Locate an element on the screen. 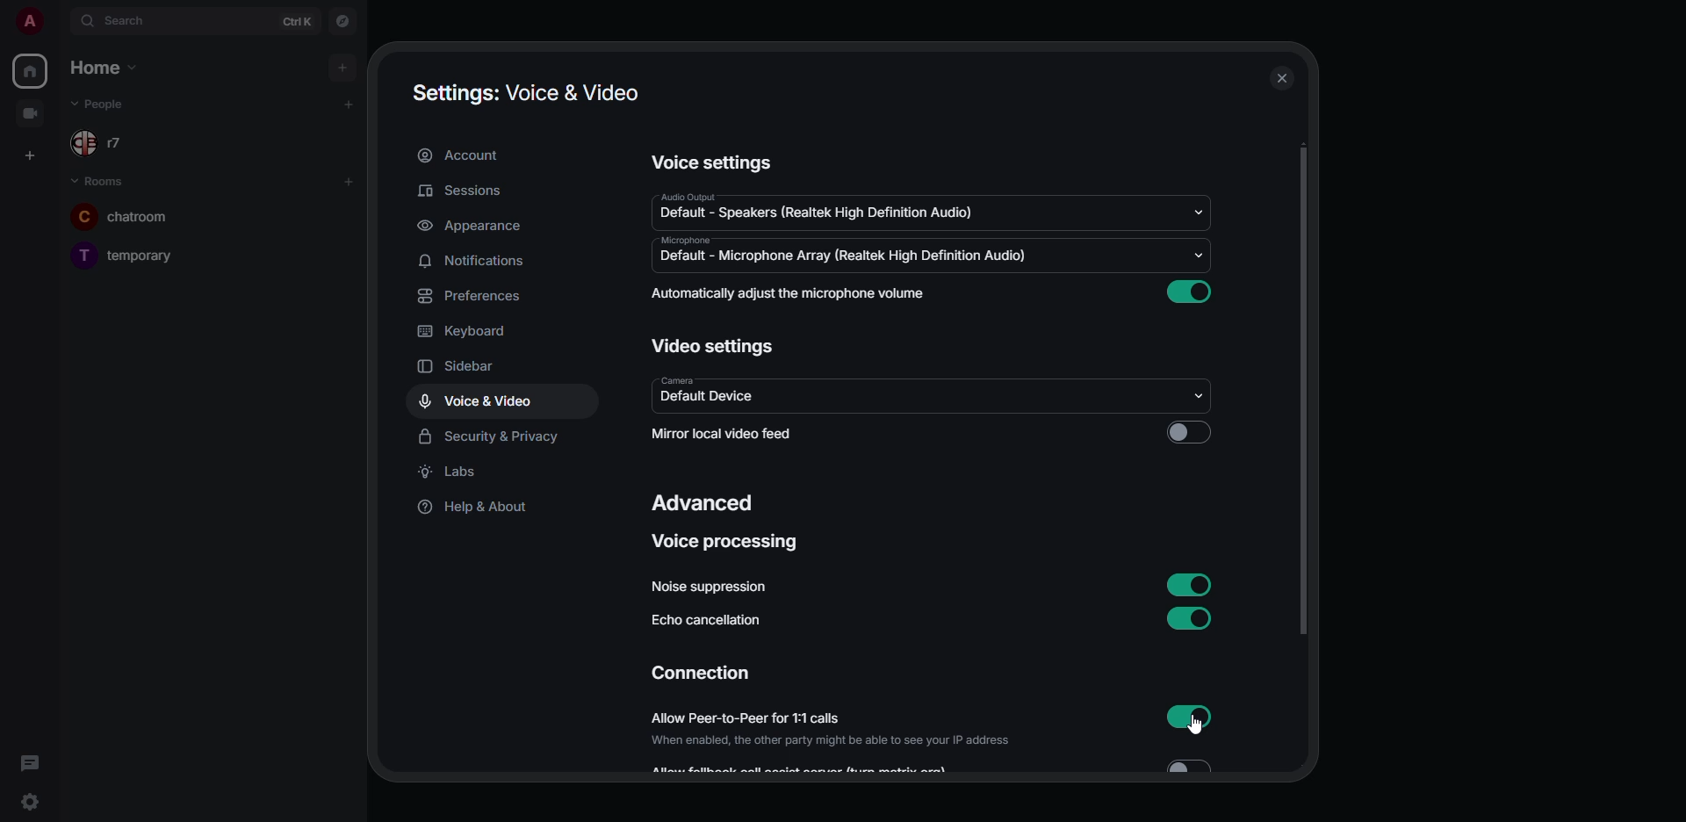  r7 is located at coordinates (109, 144).